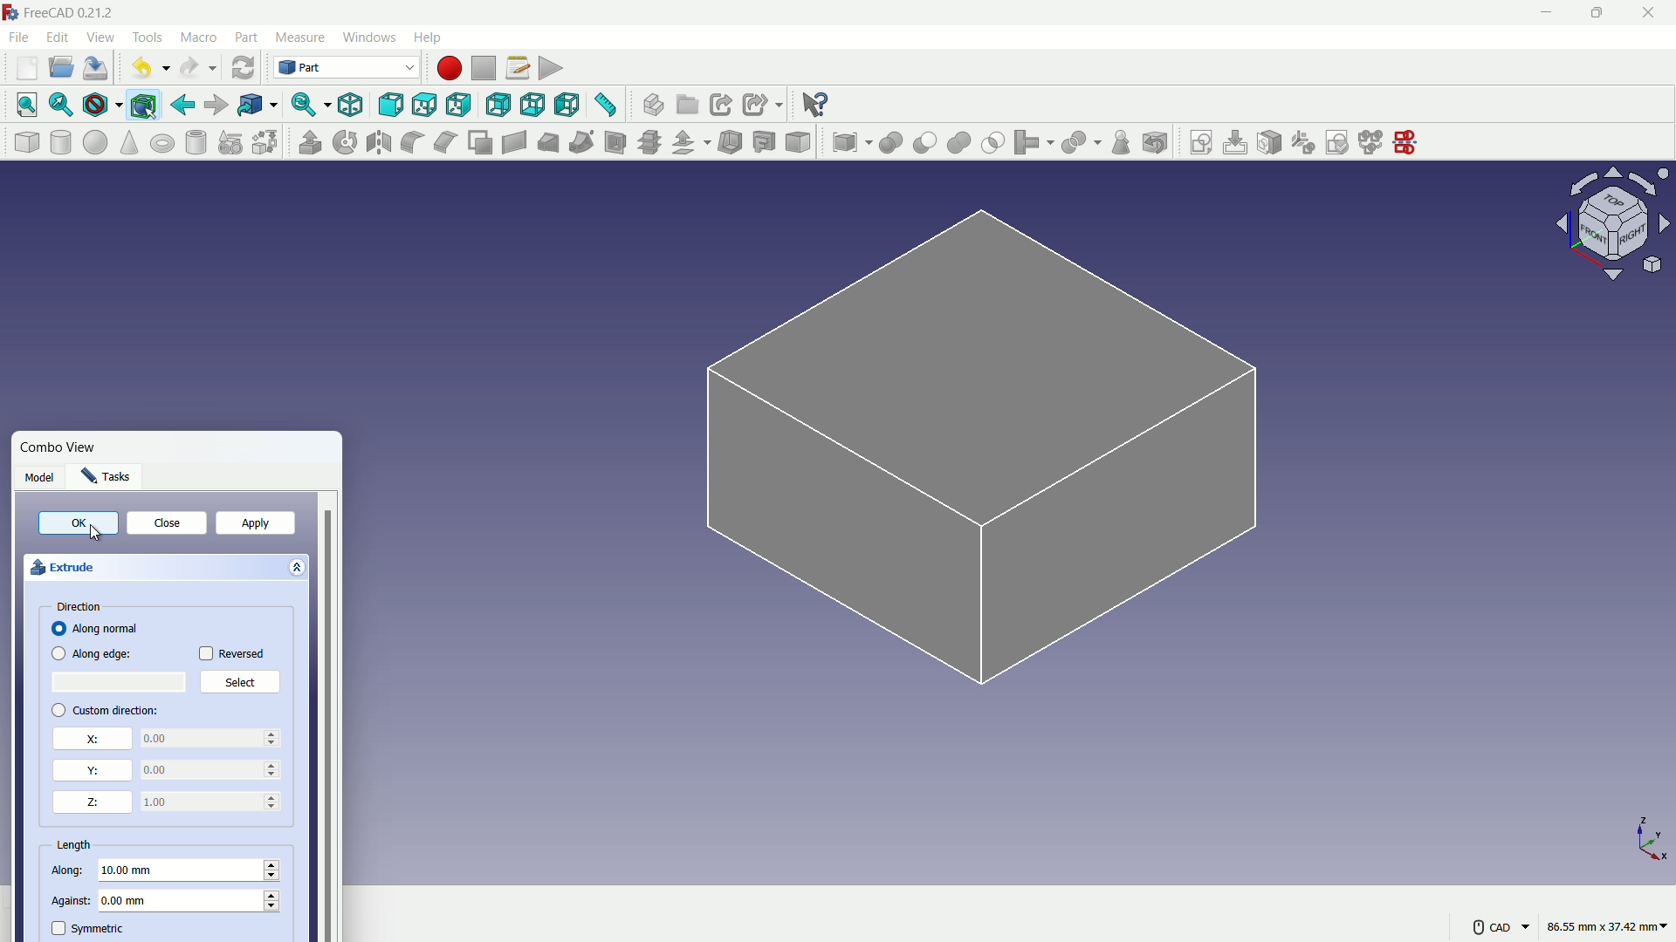  I want to click on mirror sketch, so click(1412, 141).